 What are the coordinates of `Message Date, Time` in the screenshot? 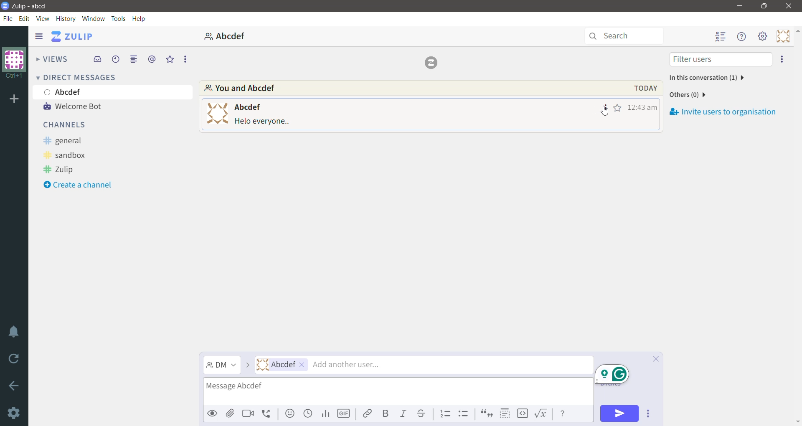 It's located at (641, 88).